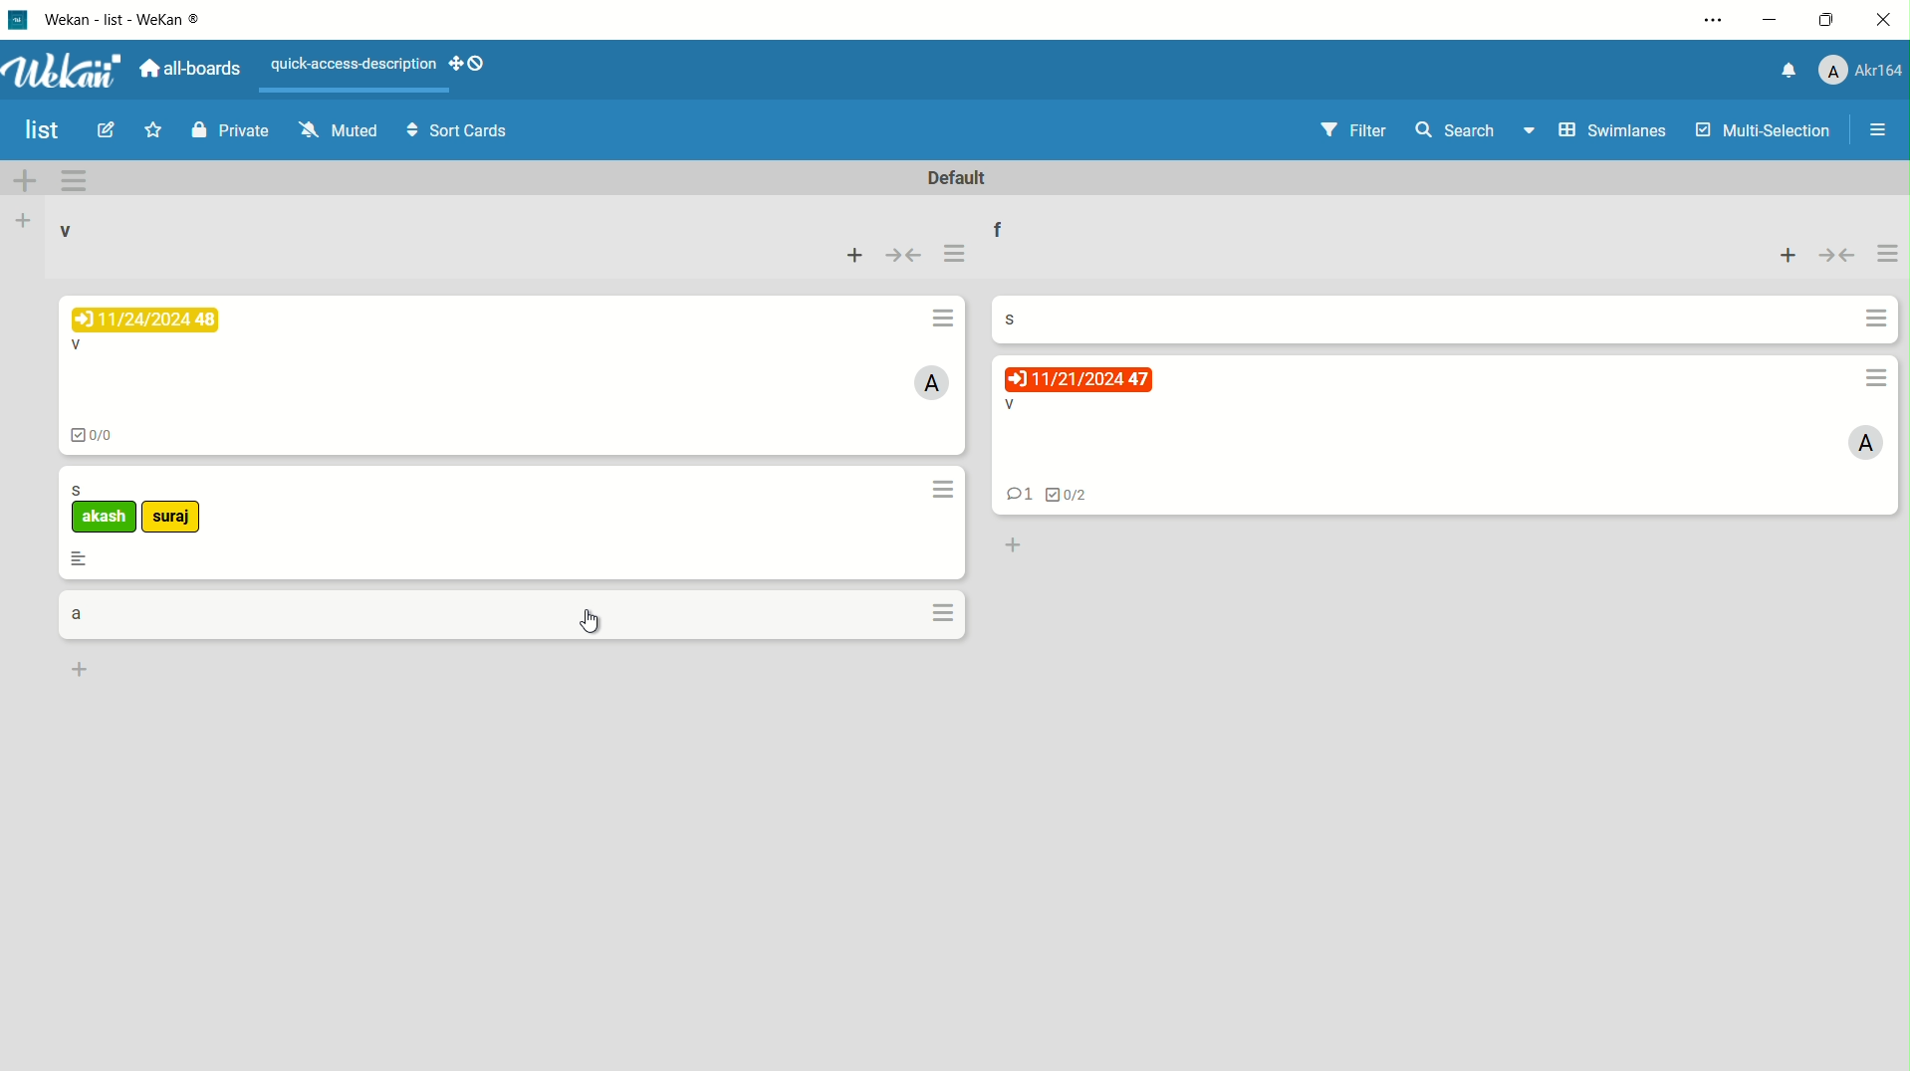 The width and height of the screenshot is (1910, 1071). What do you see at coordinates (942, 490) in the screenshot?
I see `card actions` at bounding box center [942, 490].